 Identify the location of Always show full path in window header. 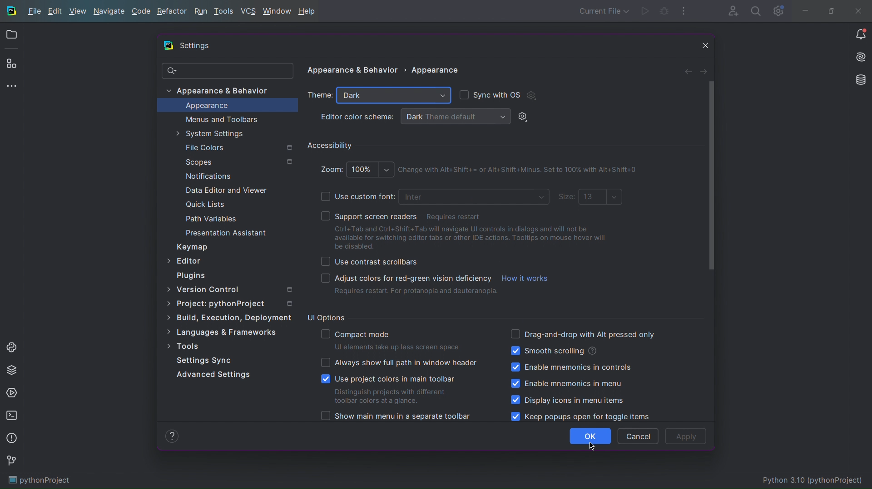
(399, 362).